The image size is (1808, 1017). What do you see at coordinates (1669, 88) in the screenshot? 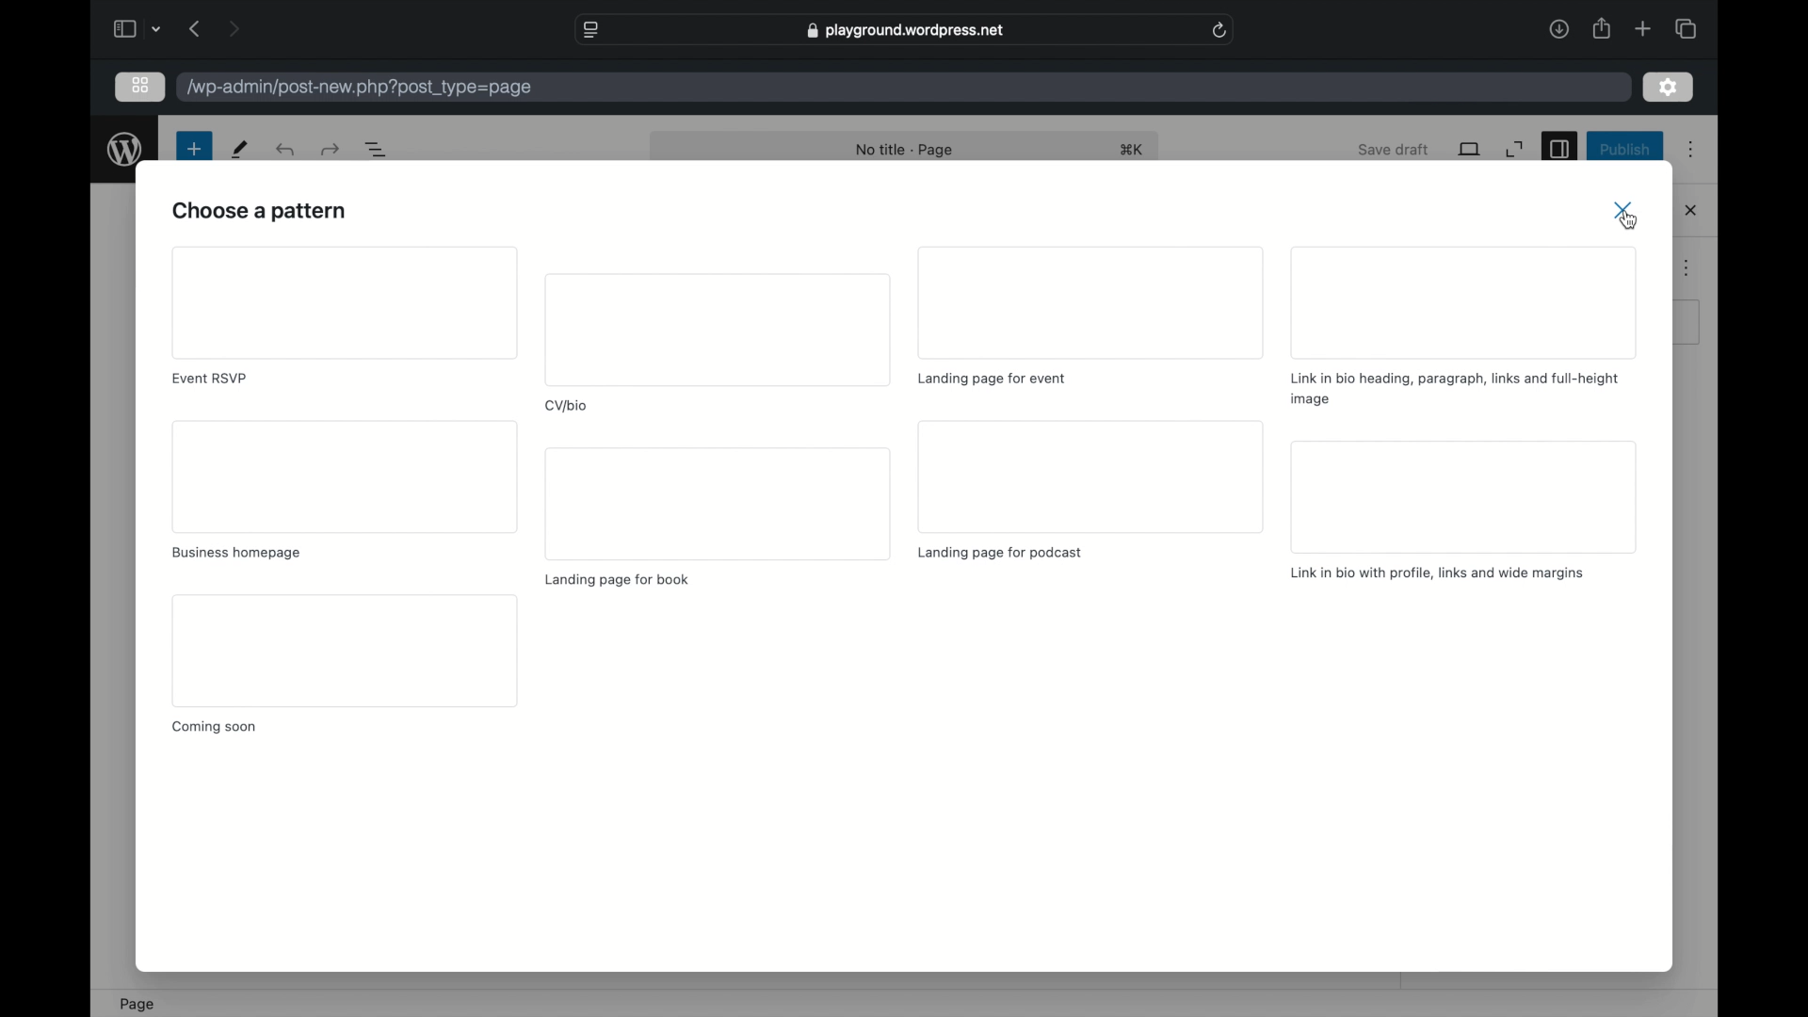
I see `settings` at bounding box center [1669, 88].